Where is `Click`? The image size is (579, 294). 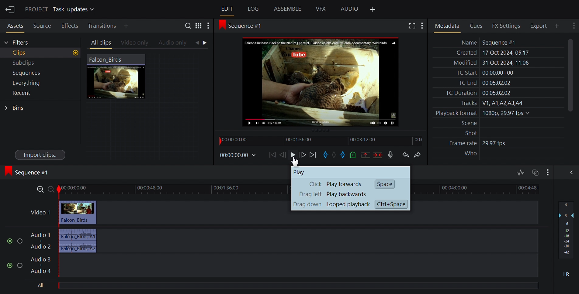
Click is located at coordinates (309, 184).